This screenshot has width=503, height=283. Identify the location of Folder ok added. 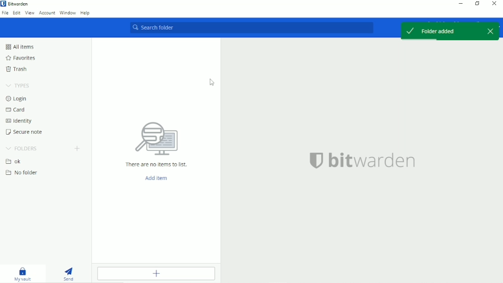
(12, 162).